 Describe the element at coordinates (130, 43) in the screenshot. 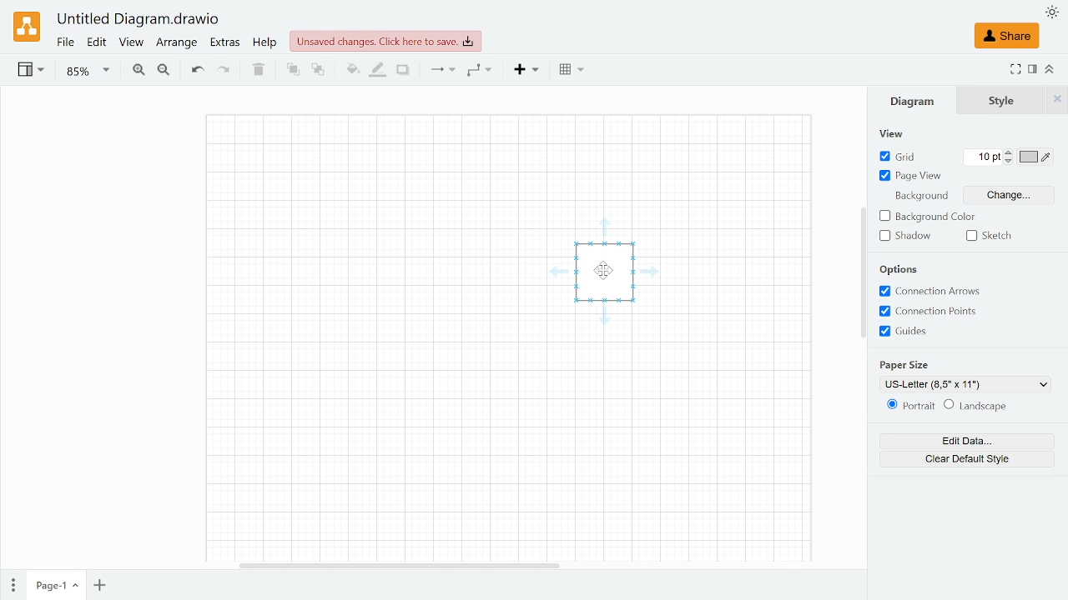

I see `View` at that location.